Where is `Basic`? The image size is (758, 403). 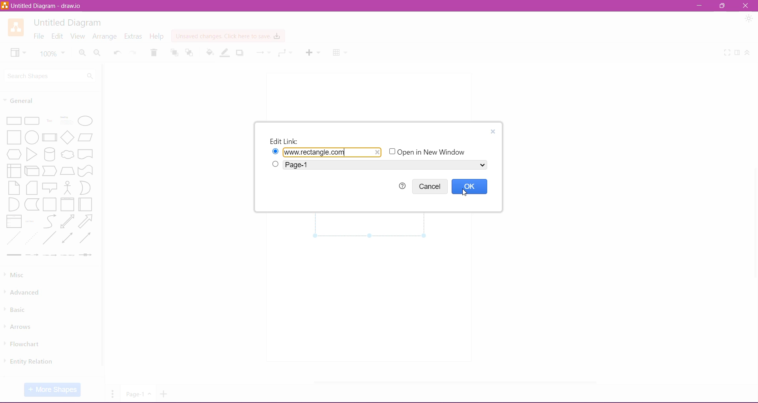
Basic is located at coordinates (17, 309).